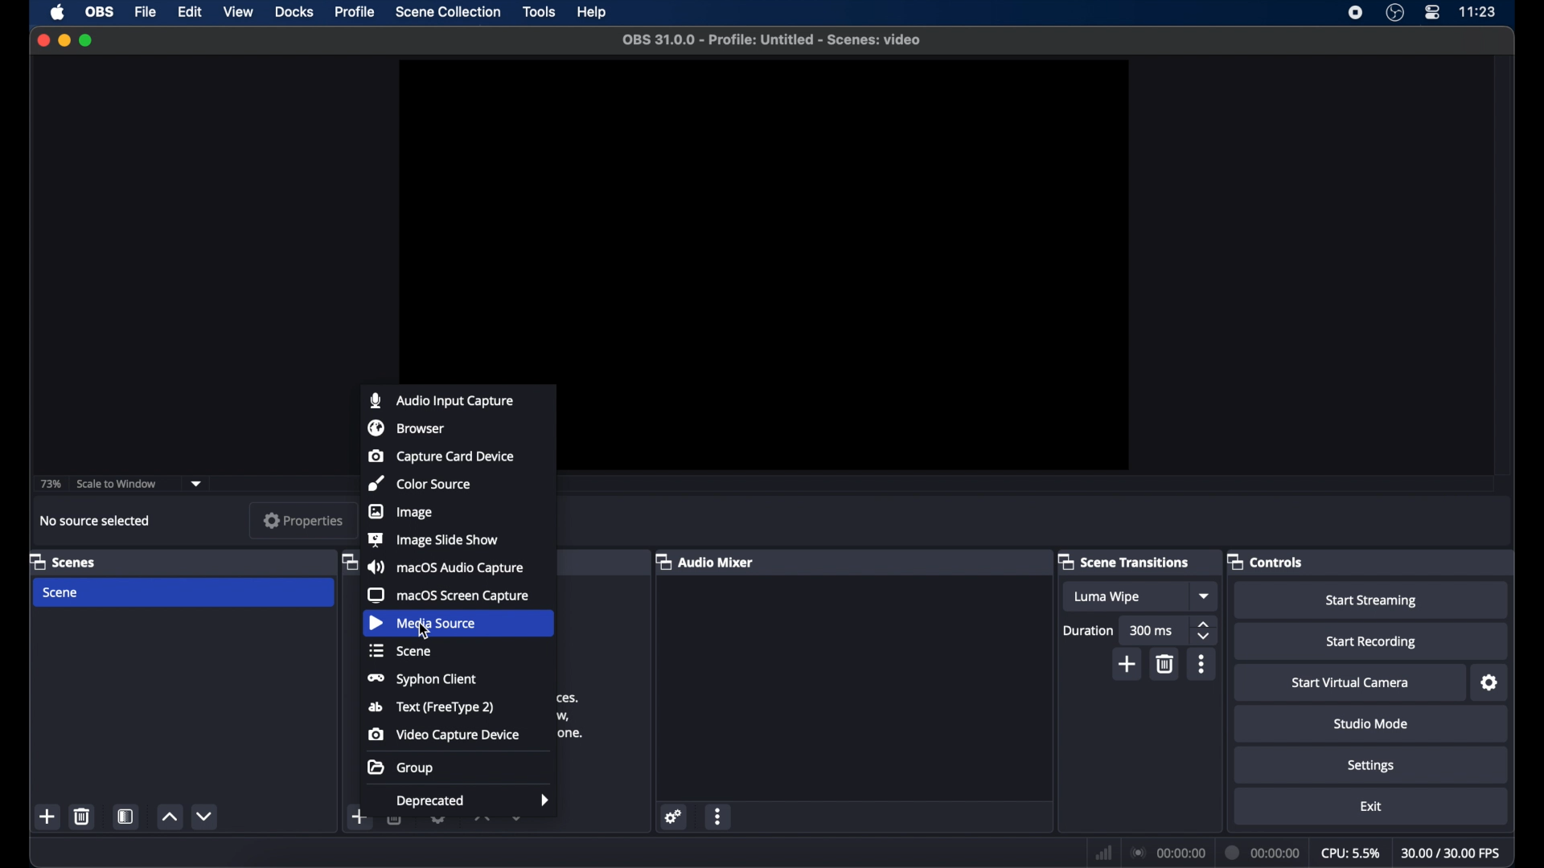 The image size is (1544, 868). Describe the element at coordinates (1203, 631) in the screenshot. I see `stepper buttons` at that location.